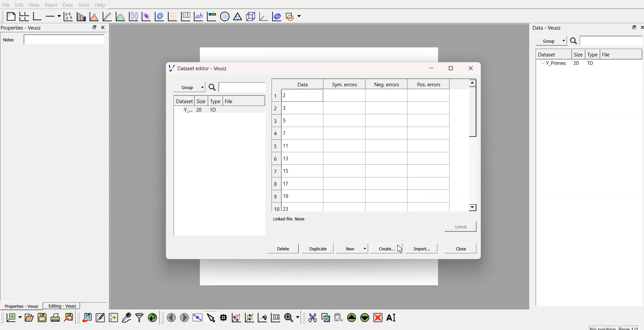 This screenshot has height=330, width=644. Describe the element at coordinates (9, 16) in the screenshot. I see `blank page` at that location.